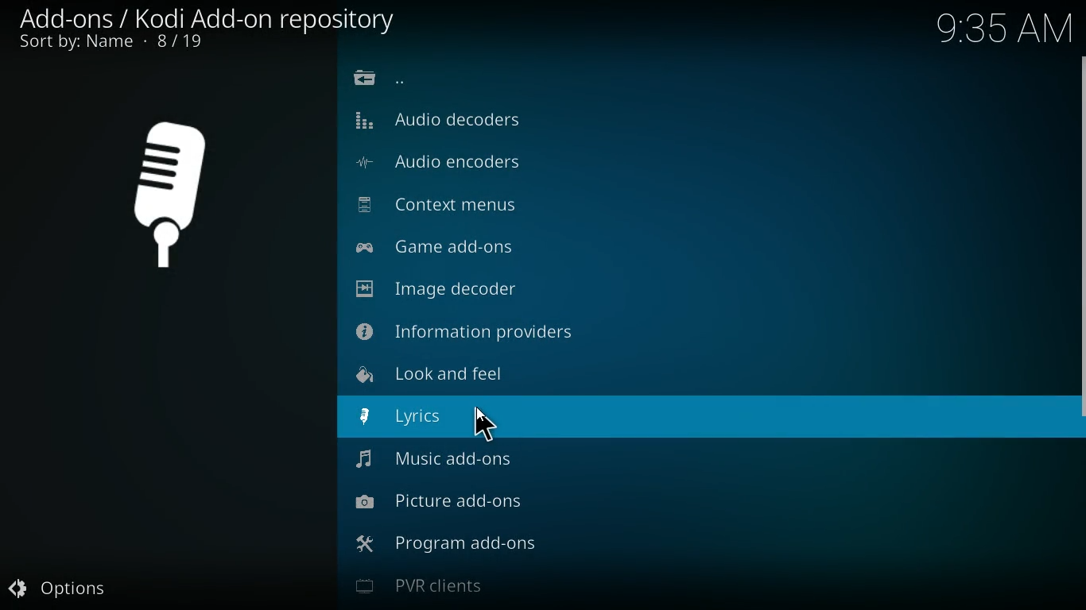  I want to click on audio decoders, so click(462, 120).